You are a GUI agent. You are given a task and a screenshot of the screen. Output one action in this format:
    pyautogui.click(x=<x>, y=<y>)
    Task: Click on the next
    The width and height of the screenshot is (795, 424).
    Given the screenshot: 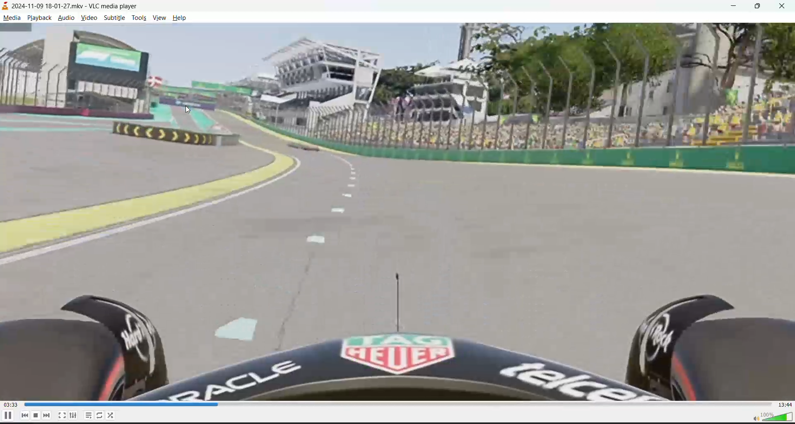 What is the action you would take?
    pyautogui.click(x=48, y=414)
    